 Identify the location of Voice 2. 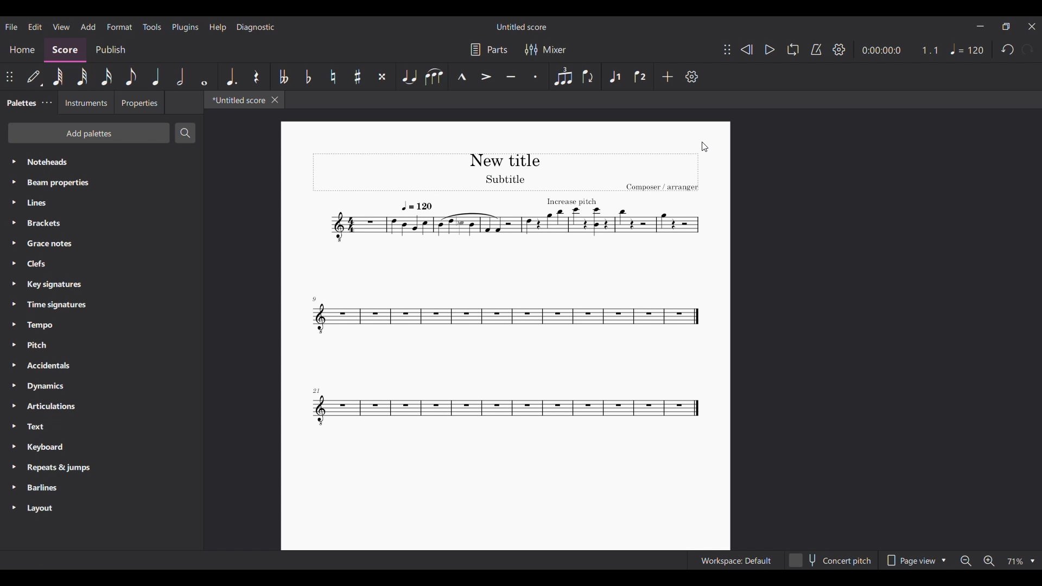
(641, 77).